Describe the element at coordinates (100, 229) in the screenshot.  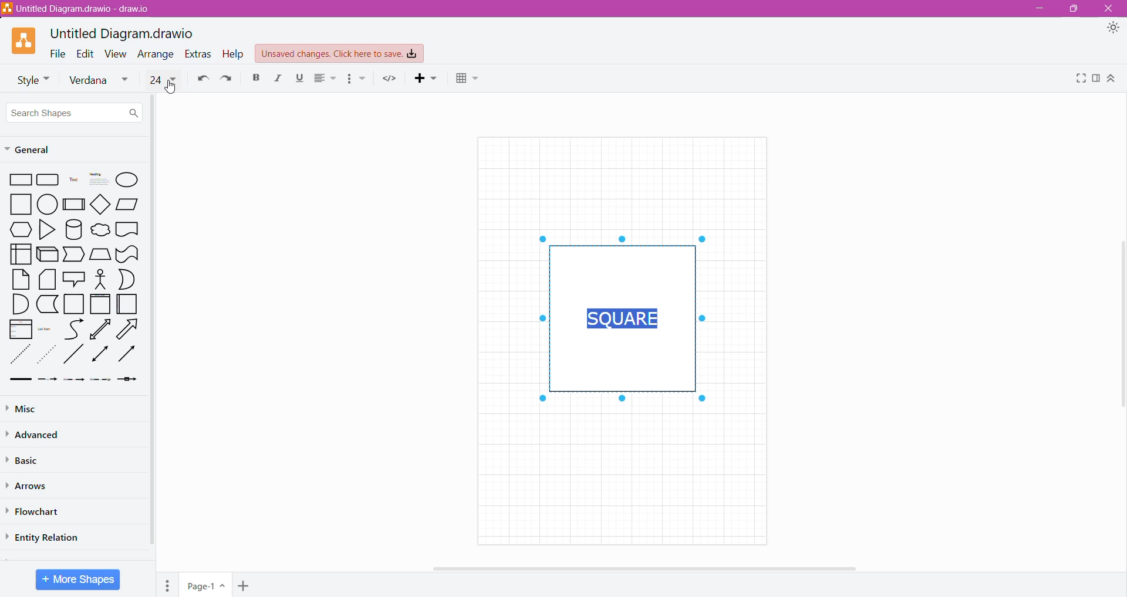
I see `cloud` at that location.